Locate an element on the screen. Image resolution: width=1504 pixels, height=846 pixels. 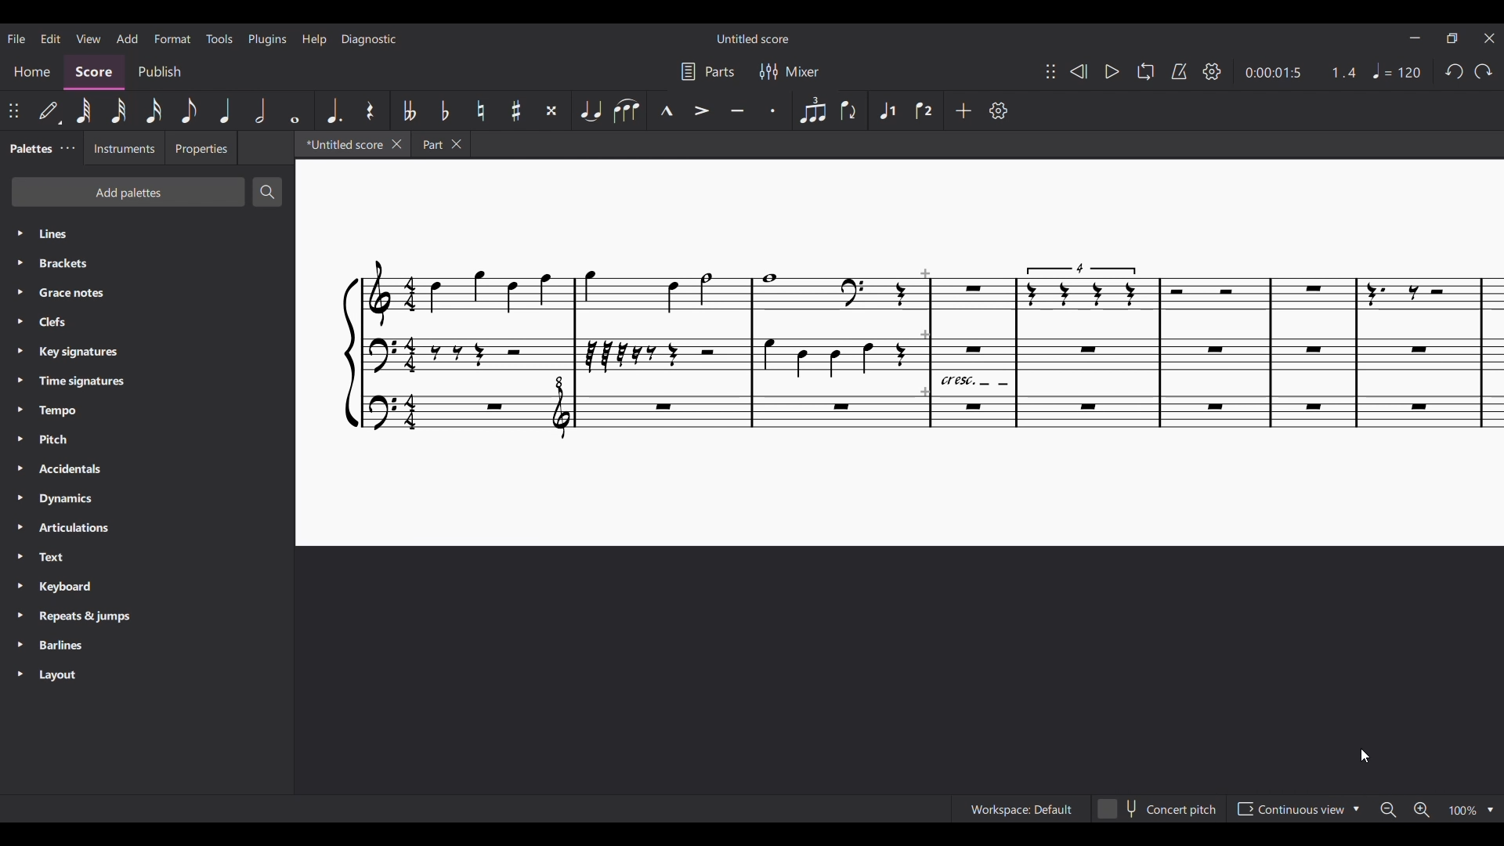
Undo is located at coordinates (1455, 72).